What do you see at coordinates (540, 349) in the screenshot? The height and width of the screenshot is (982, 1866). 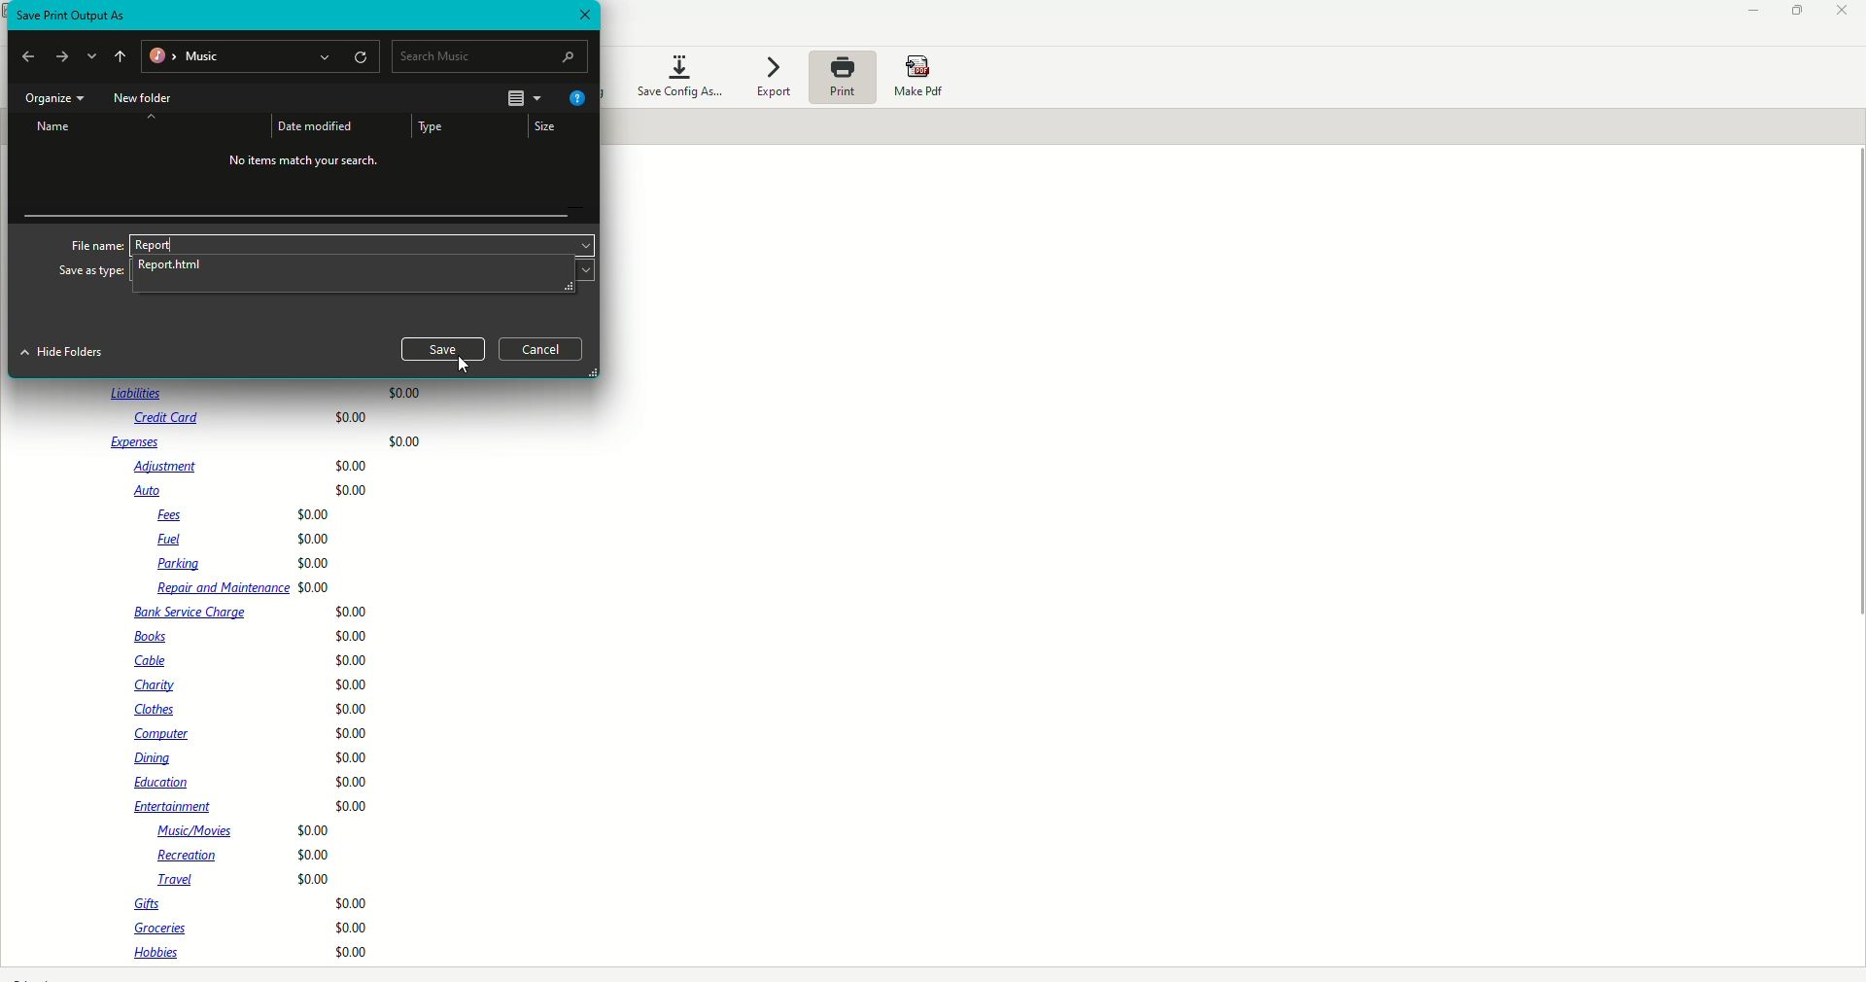 I see `Cancel` at bounding box center [540, 349].